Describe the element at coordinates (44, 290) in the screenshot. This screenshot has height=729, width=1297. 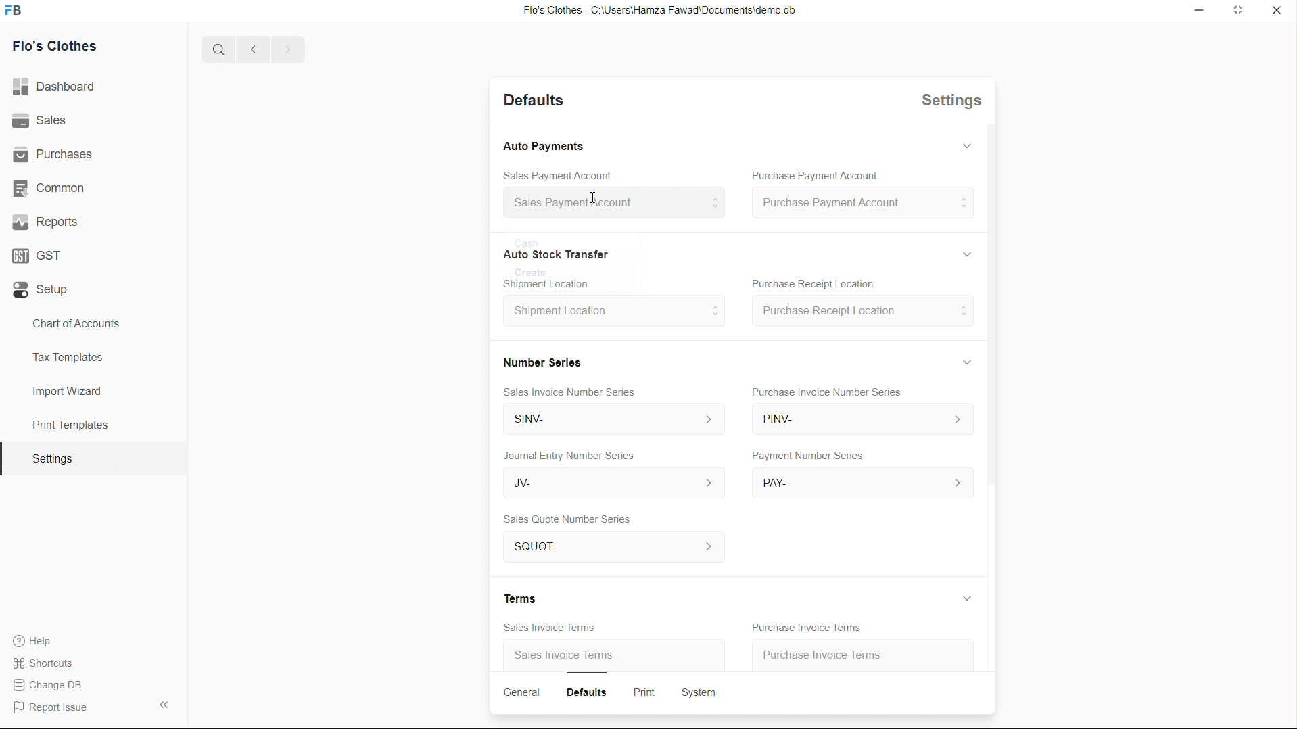
I see `Setup` at that location.